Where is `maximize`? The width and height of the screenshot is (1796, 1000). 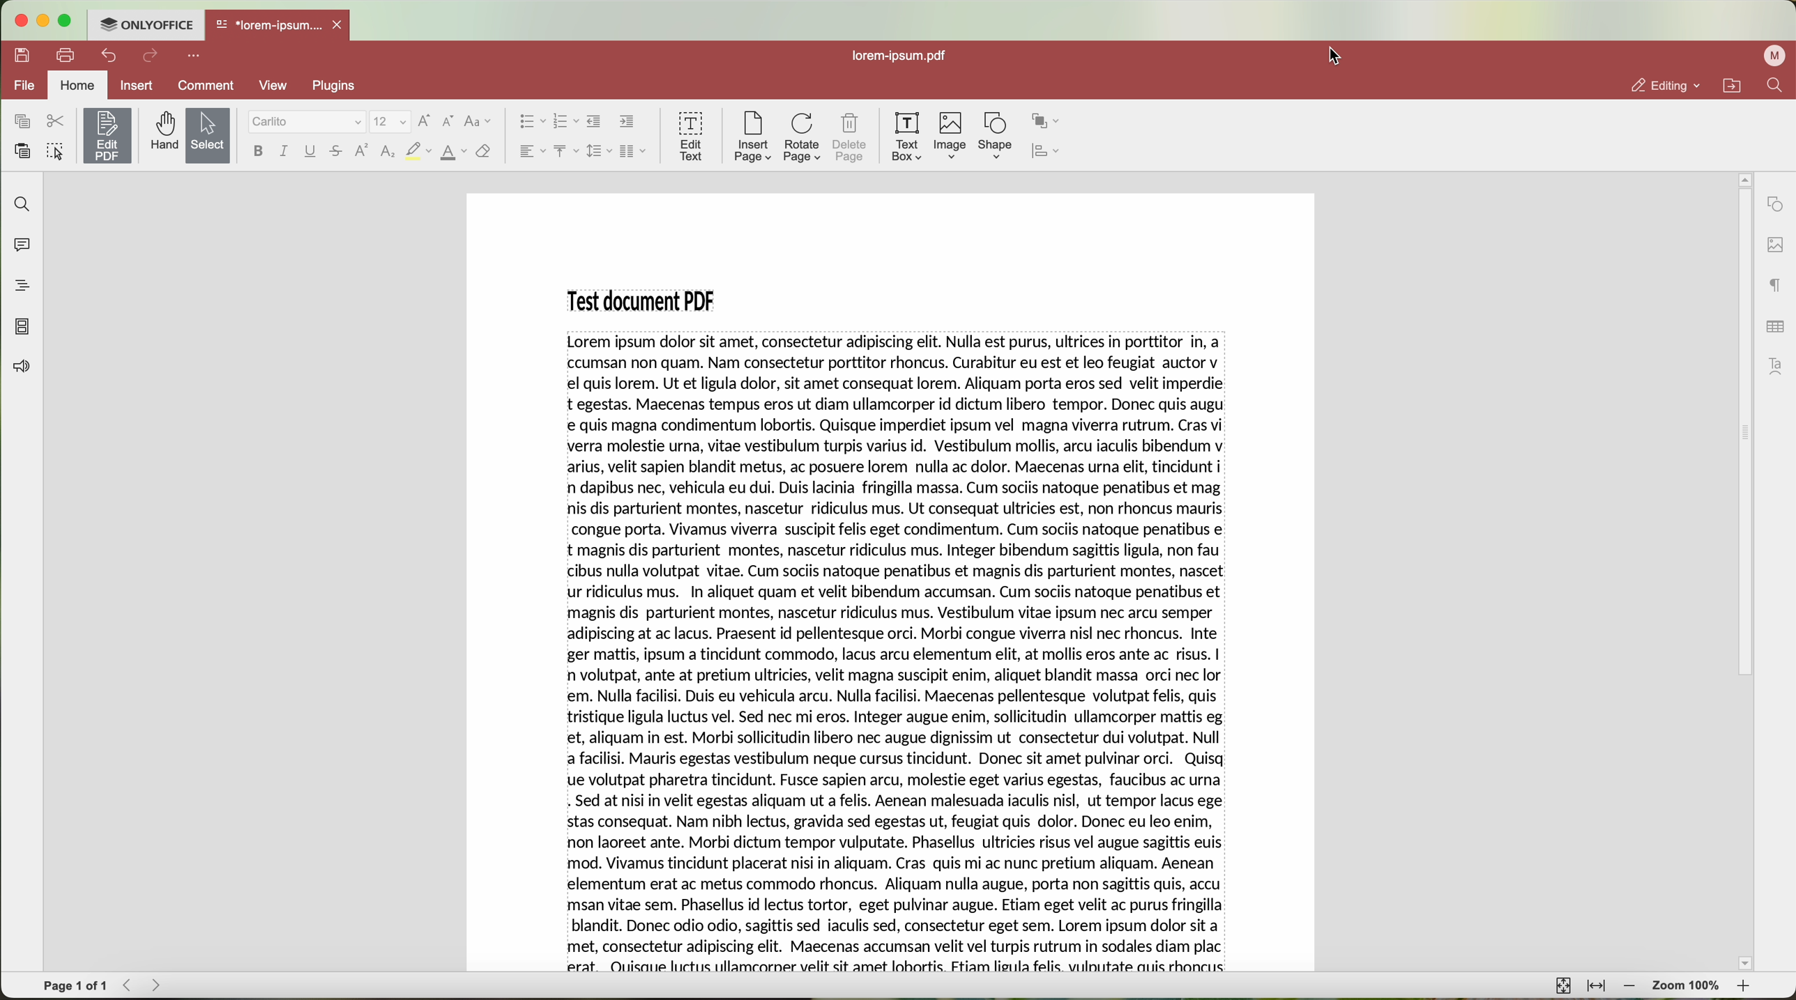
maximize is located at coordinates (71, 20).